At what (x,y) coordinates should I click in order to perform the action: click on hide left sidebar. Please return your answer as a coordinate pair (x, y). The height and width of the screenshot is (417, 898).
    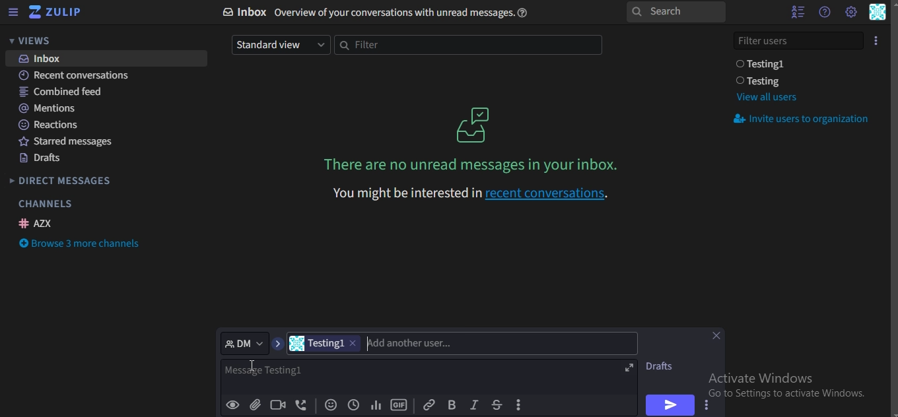
    Looking at the image, I should click on (13, 13).